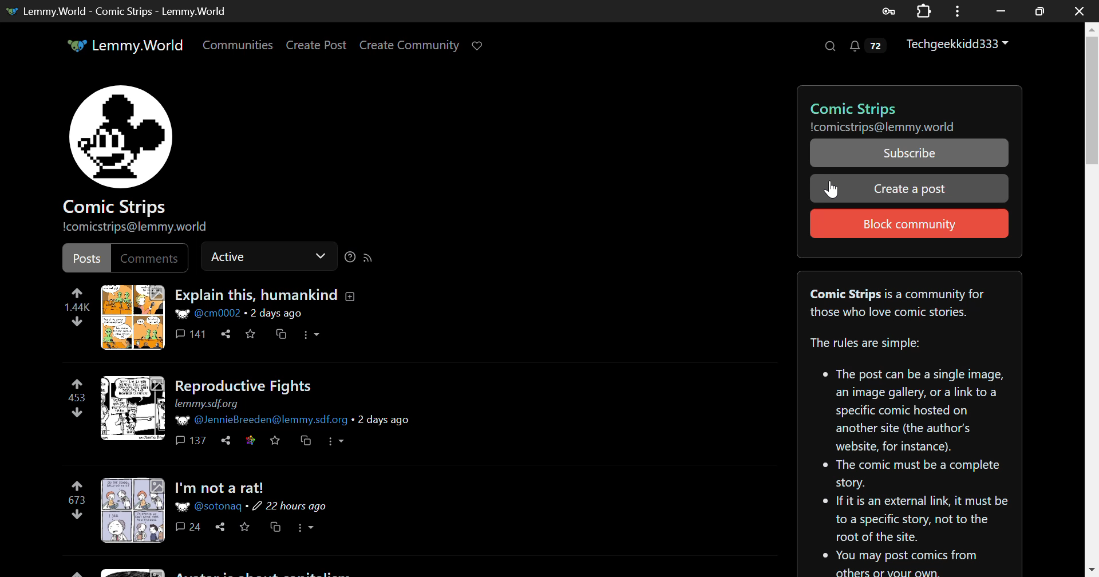 This screenshot has height=577, width=1099. I want to click on Cross-post, so click(282, 334).